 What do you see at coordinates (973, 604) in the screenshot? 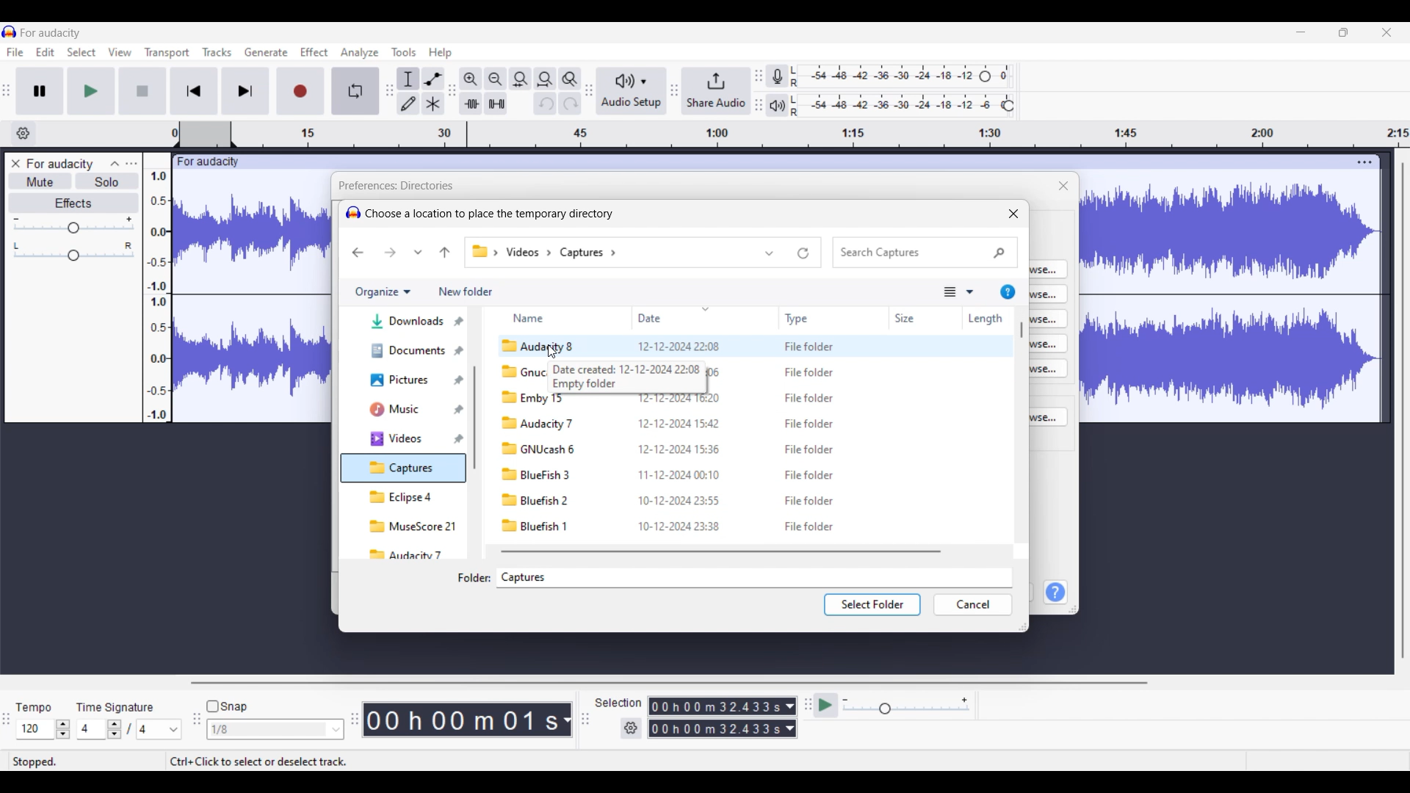
I see `Cancel` at bounding box center [973, 604].